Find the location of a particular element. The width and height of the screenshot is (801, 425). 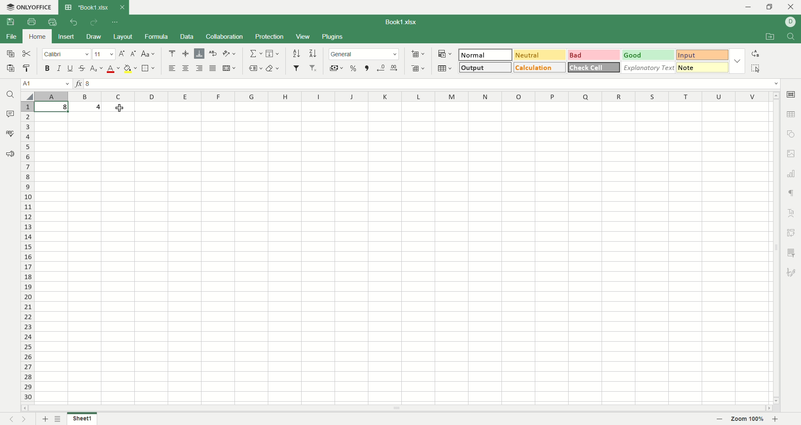

8 is located at coordinates (65, 108).